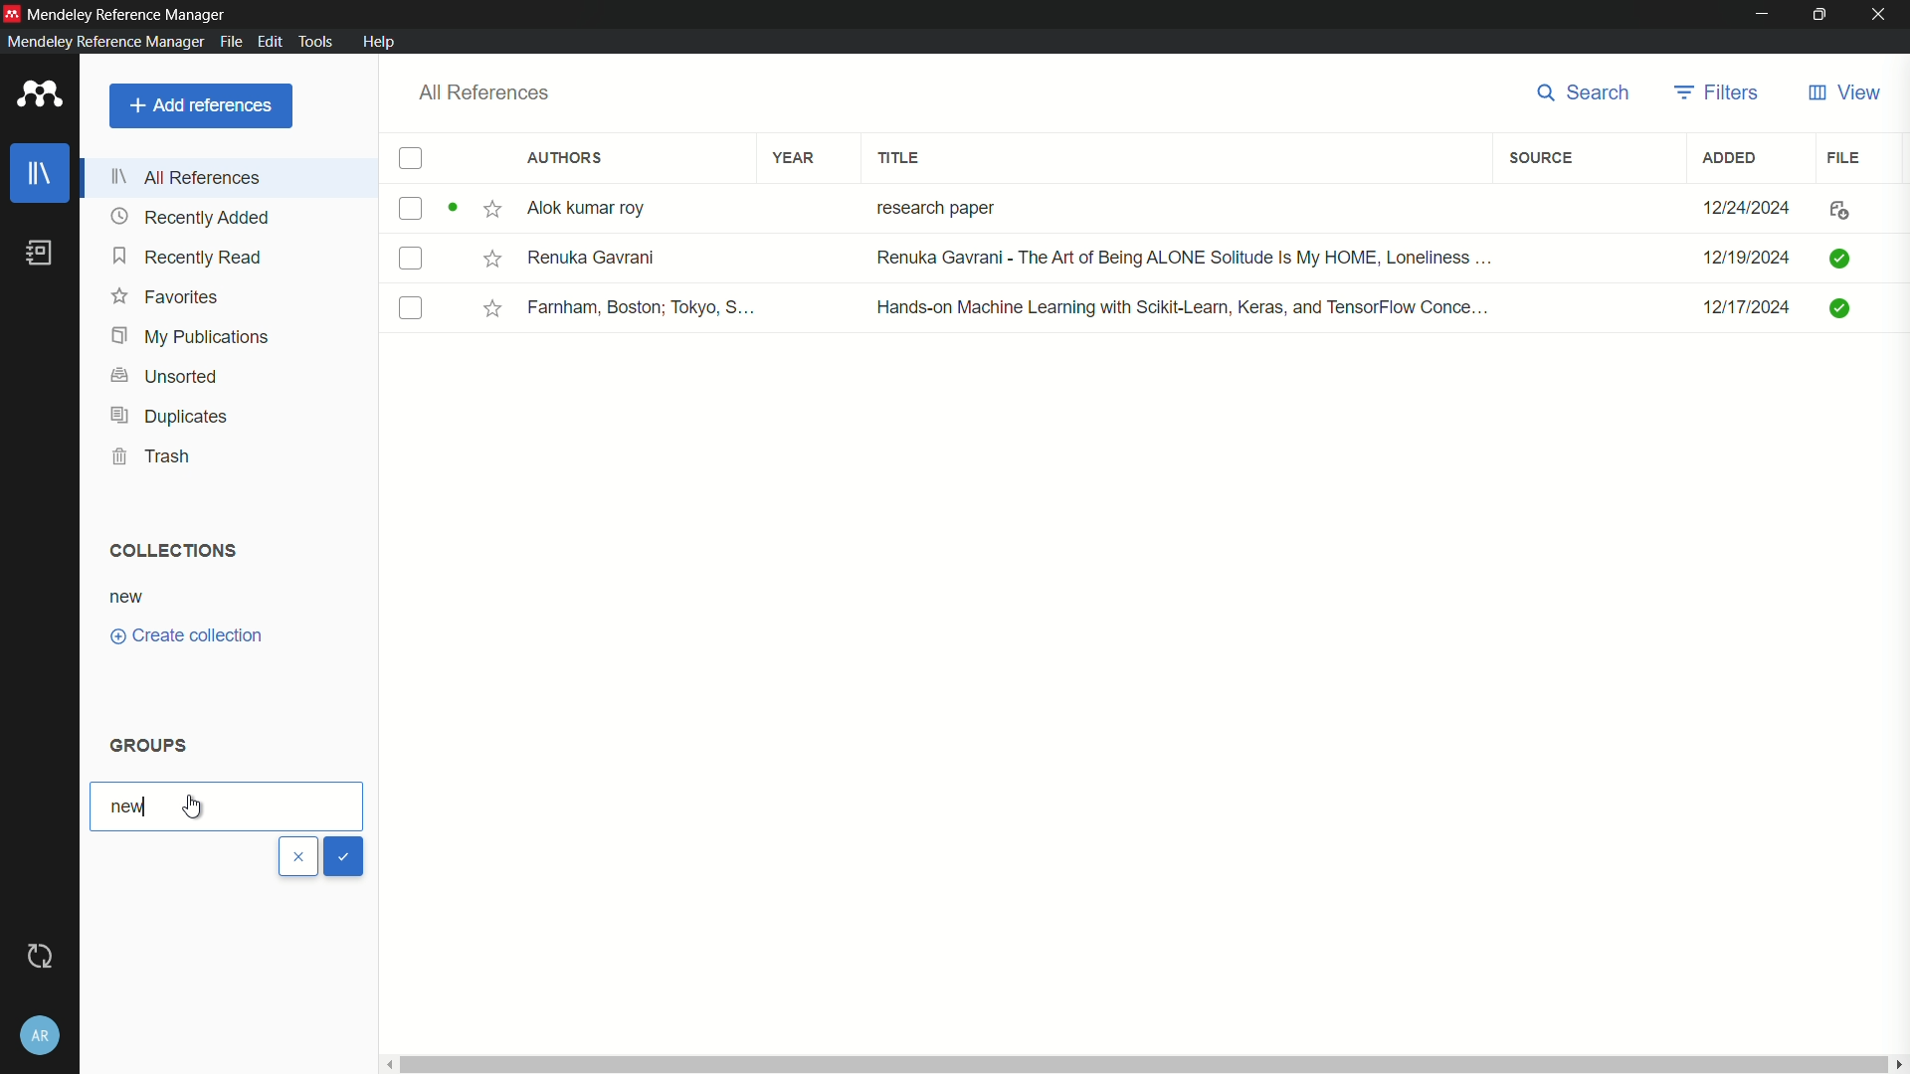 This screenshot has width=1910, height=1074. I want to click on Date, so click(1750, 314).